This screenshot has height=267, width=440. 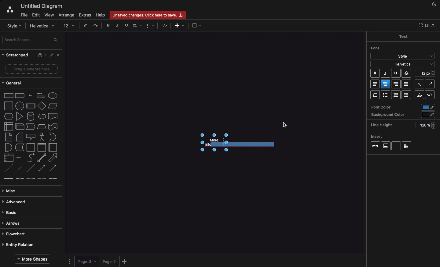 I want to click on arrow, so click(x=53, y=158).